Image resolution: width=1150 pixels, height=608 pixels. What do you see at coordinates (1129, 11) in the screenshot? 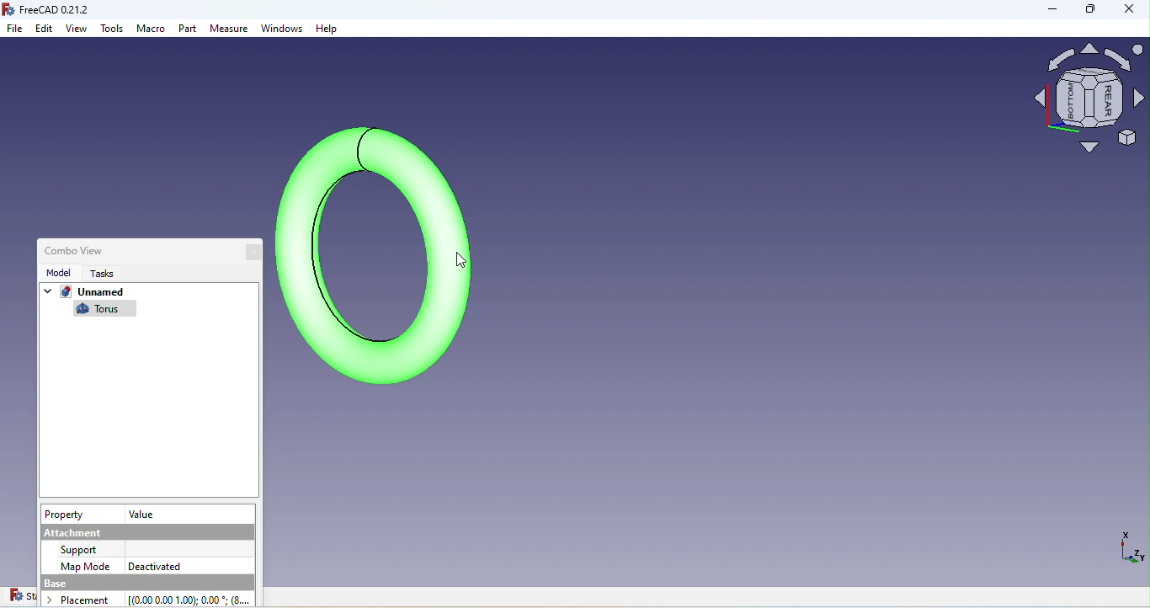
I see `Close` at bounding box center [1129, 11].